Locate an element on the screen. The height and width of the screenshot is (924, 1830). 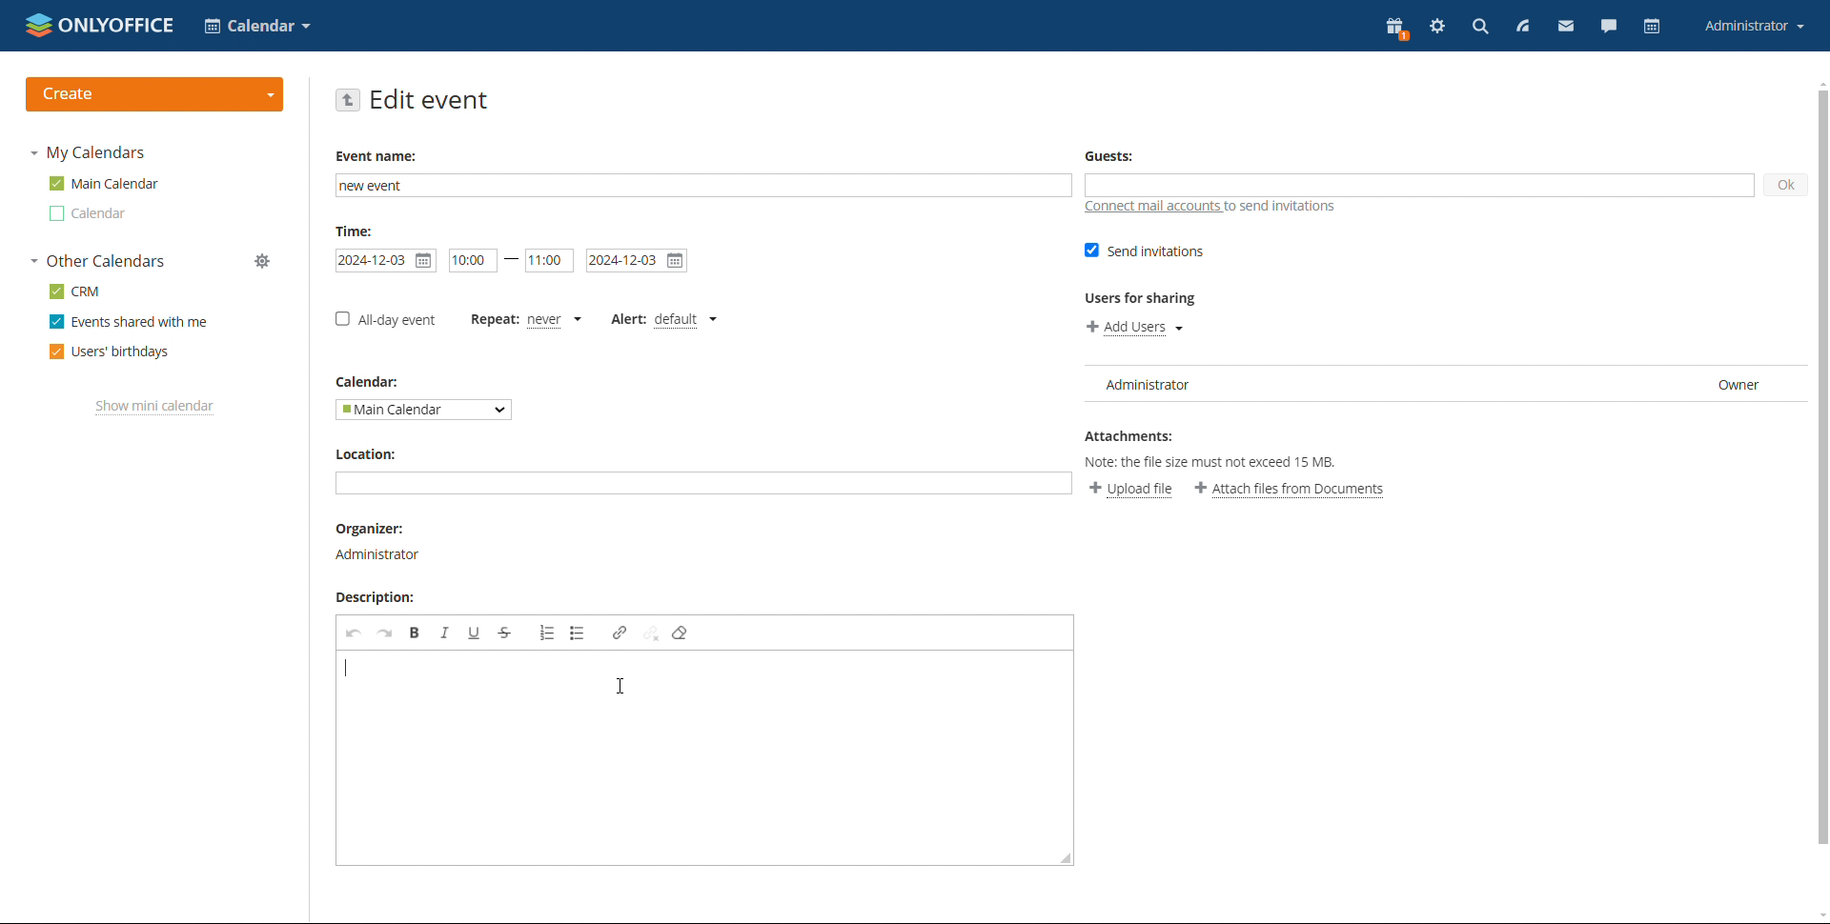
typing started is located at coordinates (345, 667).